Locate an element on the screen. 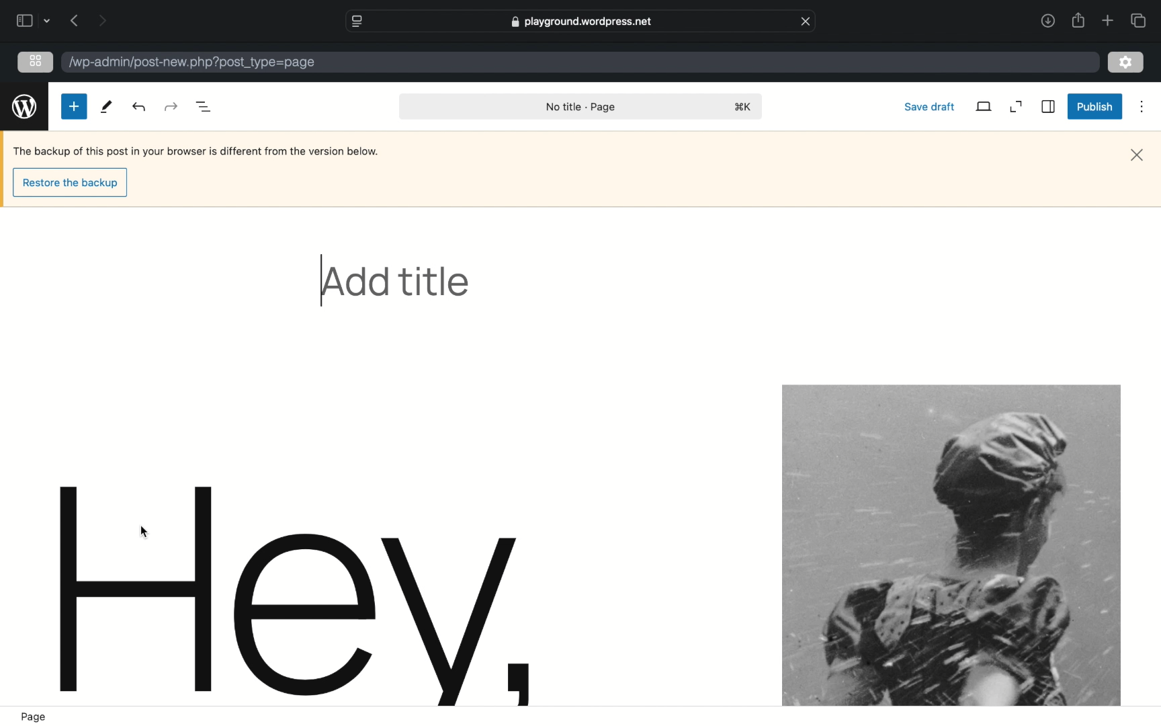 This screenshot has height=726, width=1161. cursor is located at coordinates (144, 532).